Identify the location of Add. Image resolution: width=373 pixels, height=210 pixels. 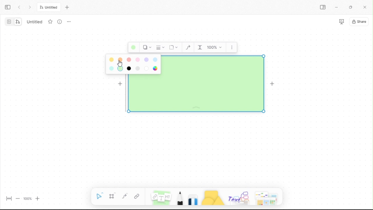
(274, 84).